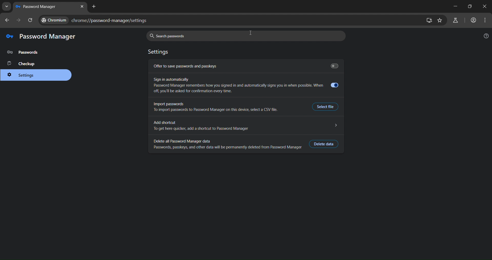  I want to click on go forward one page, so click(18, 21).